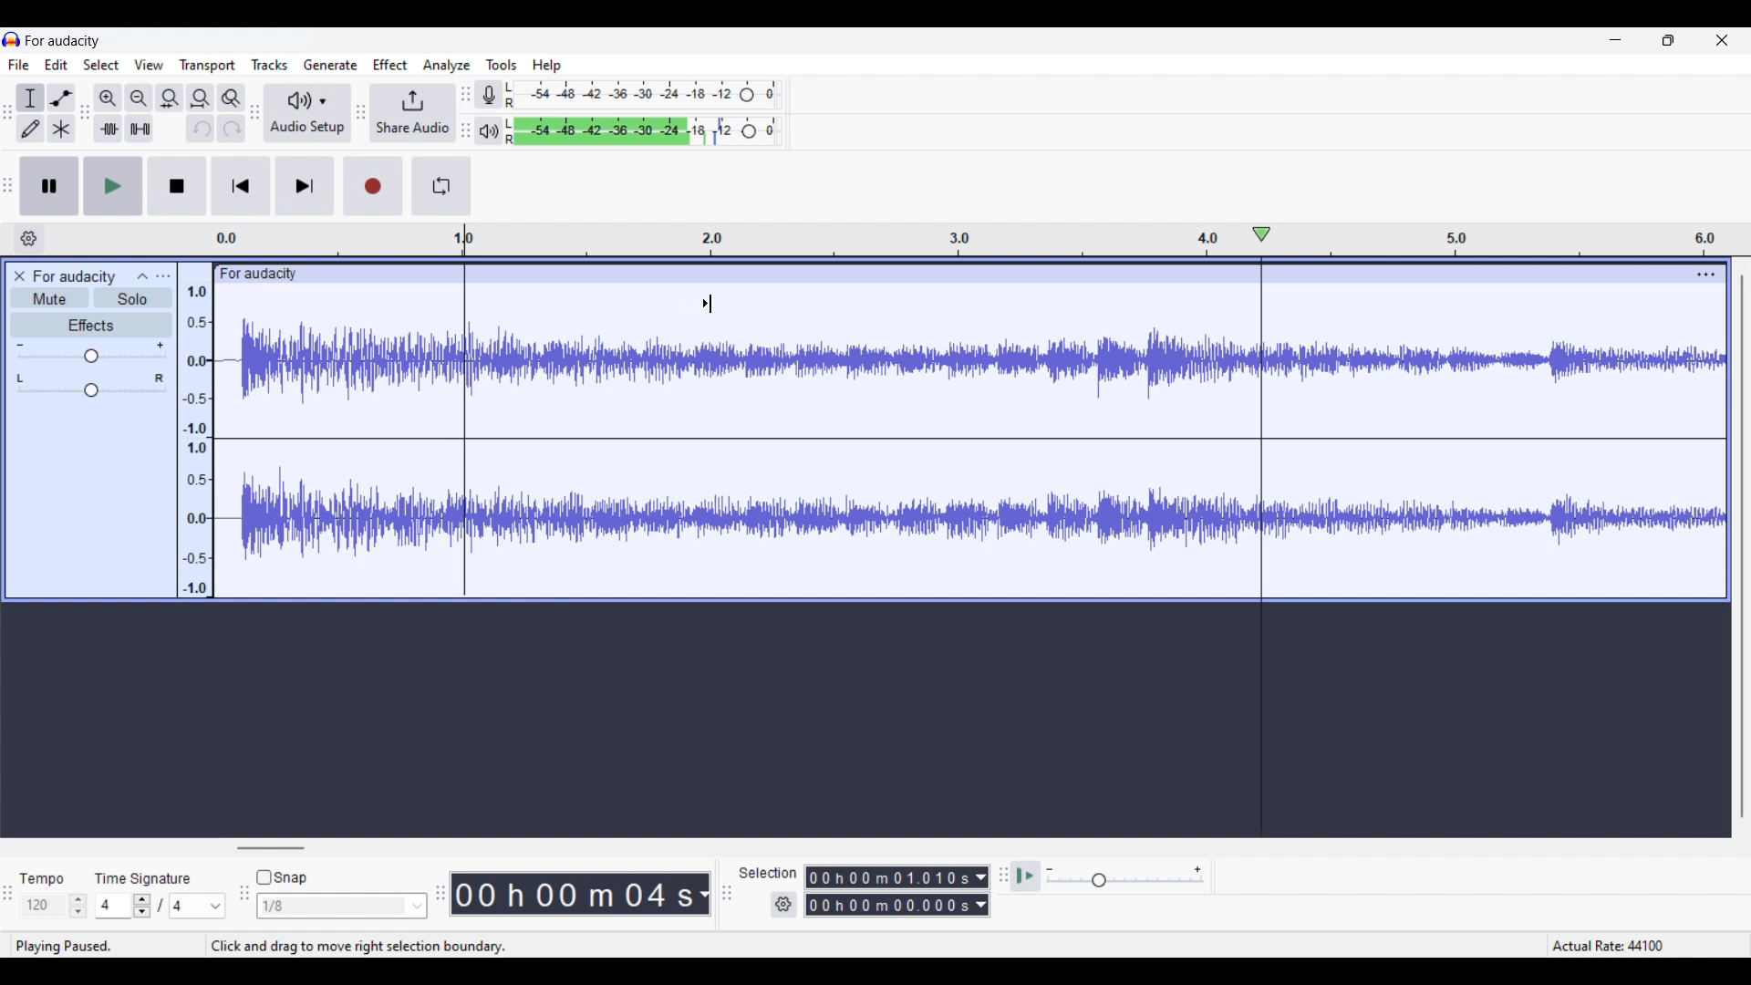 This screenshot has width=1751, height=985. What do you see at coordinates (75, 277) in the screenshot?
I see `for audacity` at bounding box center [75, 277].